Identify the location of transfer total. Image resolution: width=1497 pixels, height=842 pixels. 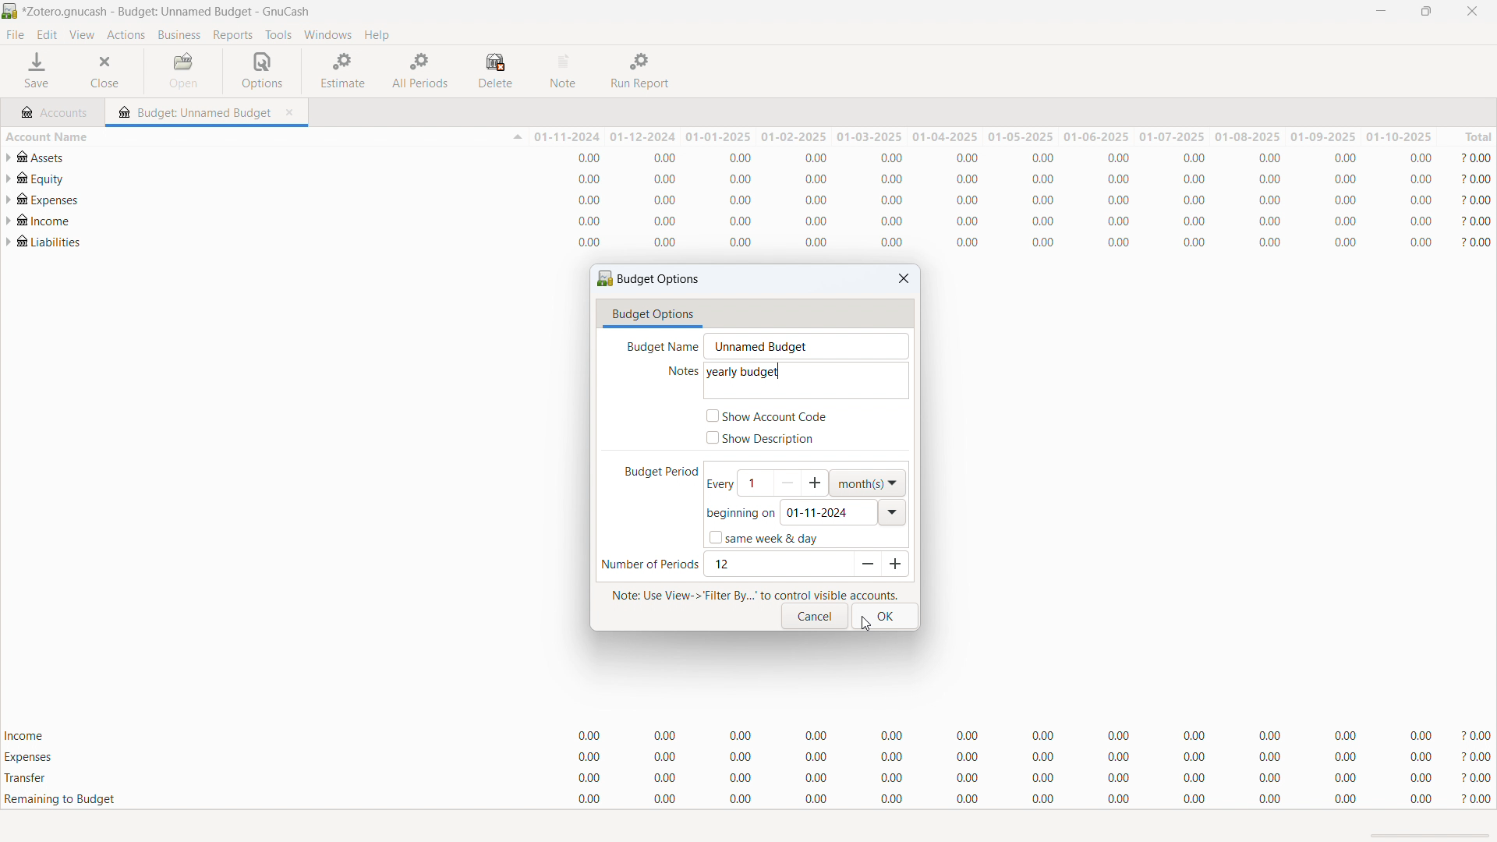
(748, 777).